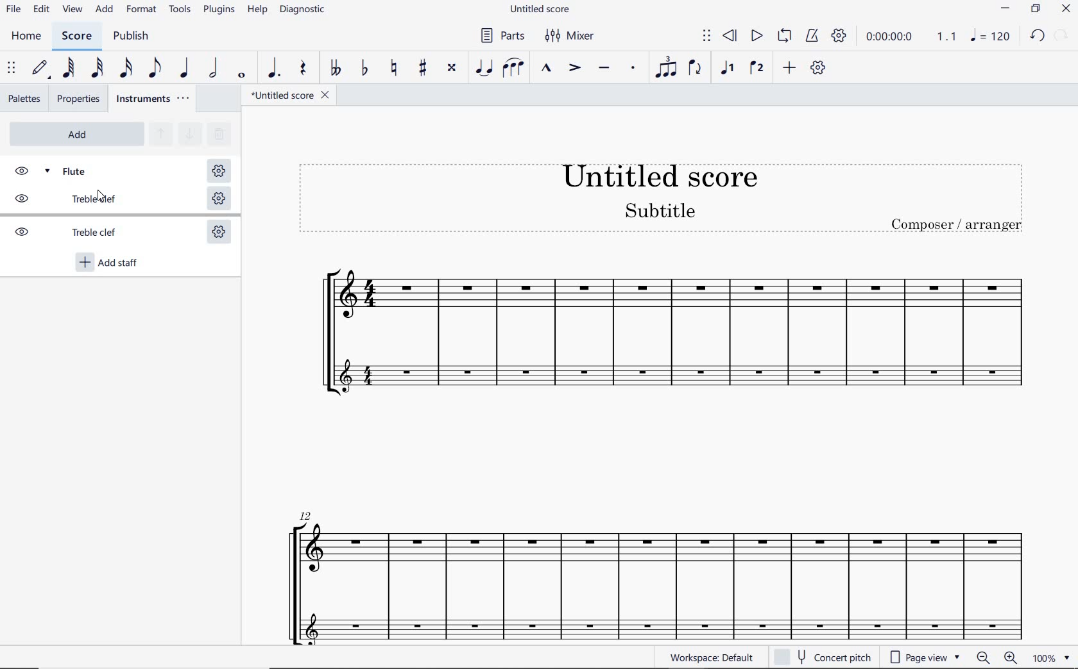  I want to click on edit, so click(41, 11).